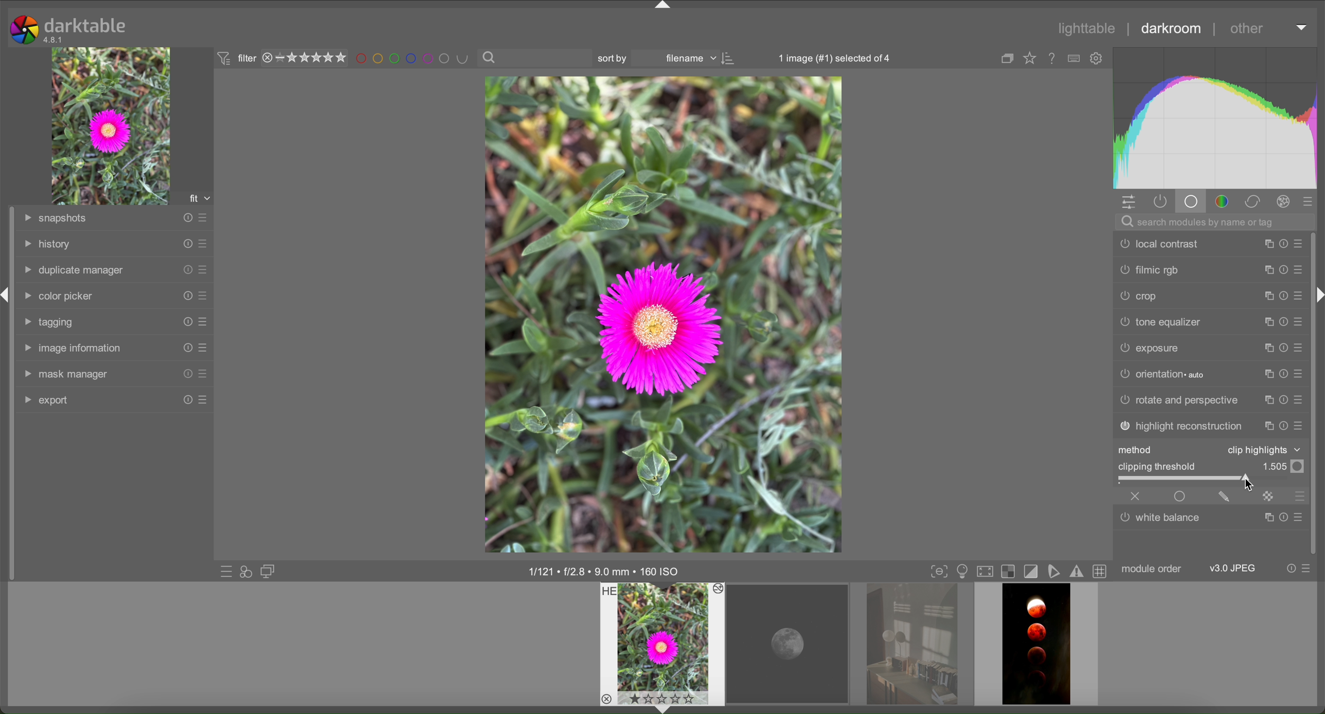 The width and height of the screenshot is (1325, 714). I want to click on display mode, so click(962, 572).